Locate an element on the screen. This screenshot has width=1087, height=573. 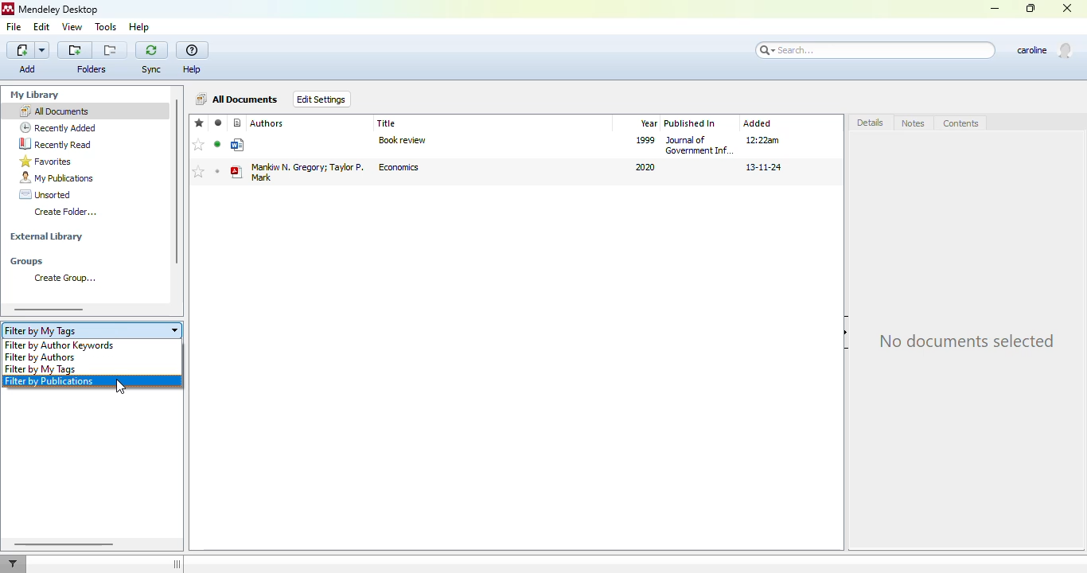
horizontal scroll bar is located at coordinates (49, 310).